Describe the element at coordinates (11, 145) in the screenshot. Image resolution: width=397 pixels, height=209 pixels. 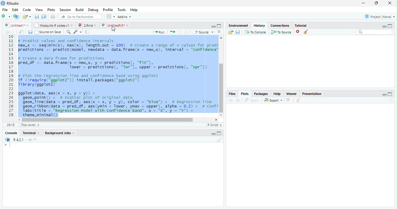
I see `Cursor` at that location.